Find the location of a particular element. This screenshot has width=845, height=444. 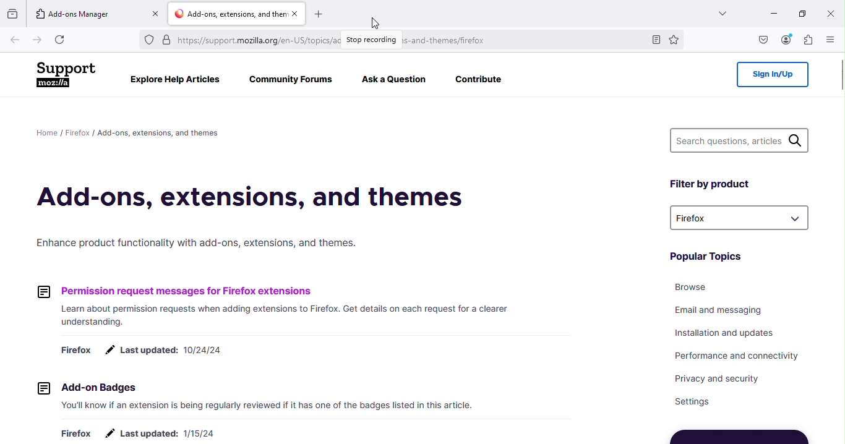

Add-ons, extensions, and themes is located at coordinates (262, 202).